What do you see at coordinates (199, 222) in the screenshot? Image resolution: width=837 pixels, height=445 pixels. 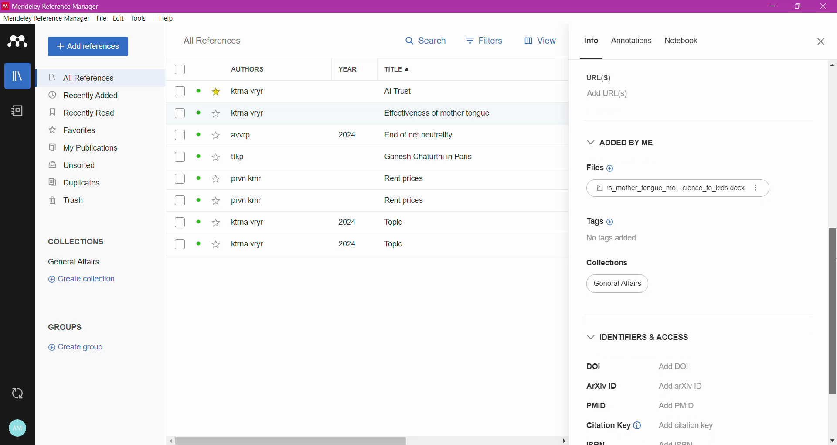 I see `dot ` at bounding box center [199, 222].